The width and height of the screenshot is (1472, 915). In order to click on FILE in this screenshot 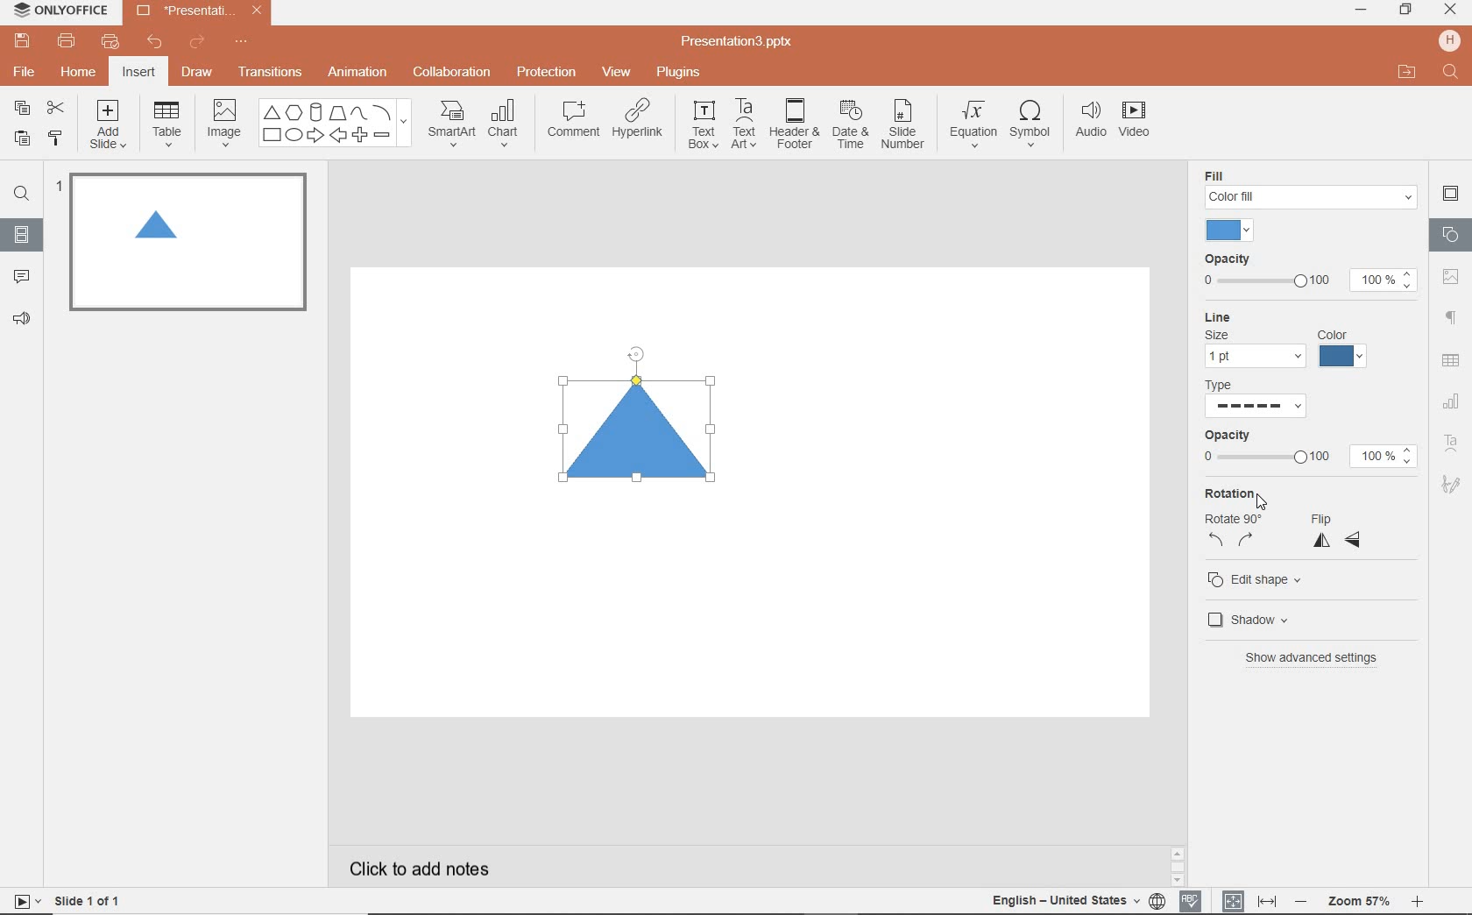, I will do `click(26, 69)`.